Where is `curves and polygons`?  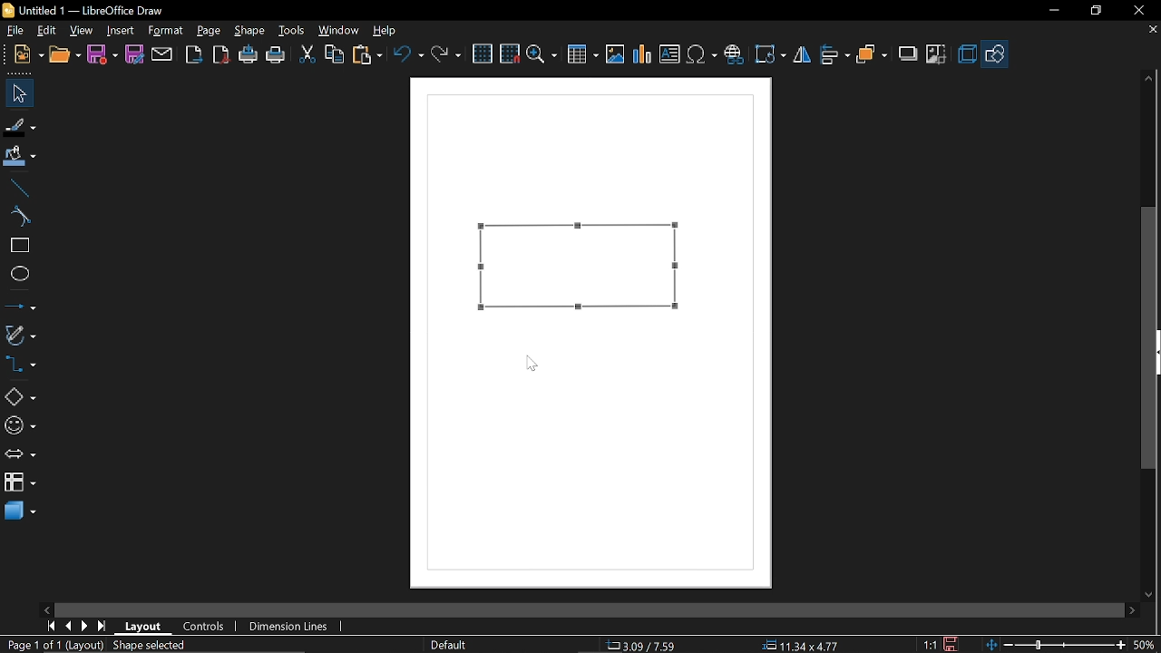 curves and polygons is located at coordinates (20, 333).